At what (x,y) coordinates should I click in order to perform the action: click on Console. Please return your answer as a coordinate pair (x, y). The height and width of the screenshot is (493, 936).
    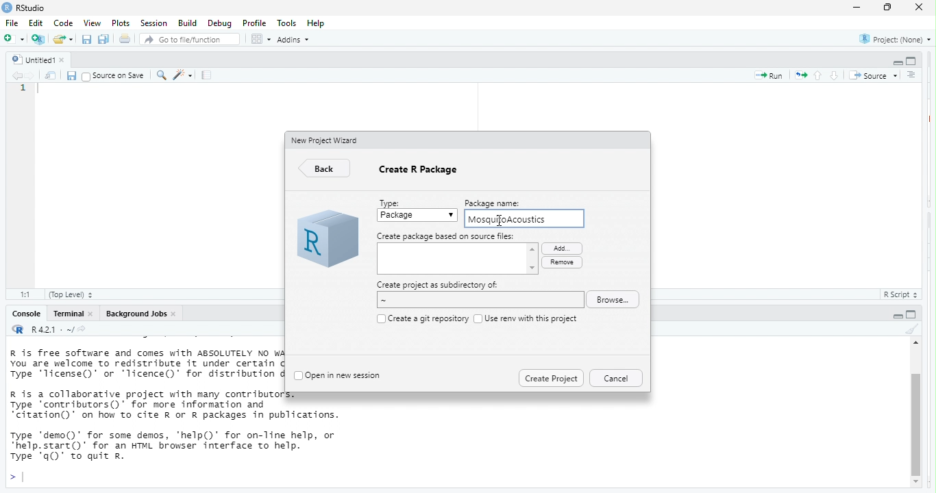
    Looking at the image, I should click on (24, 314).